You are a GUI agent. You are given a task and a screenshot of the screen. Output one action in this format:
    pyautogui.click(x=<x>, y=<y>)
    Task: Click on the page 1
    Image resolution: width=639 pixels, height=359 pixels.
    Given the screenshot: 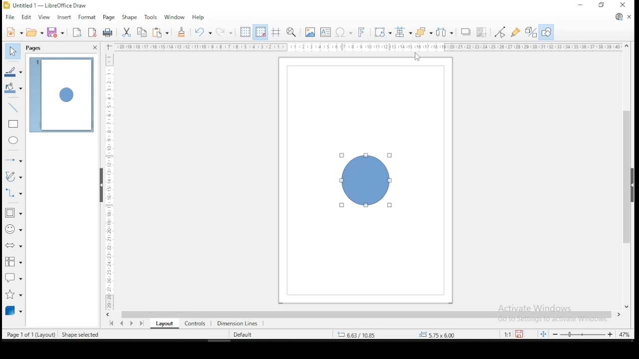 What is the action you would take?
    pyautogui.click(x=62, y=95)
    